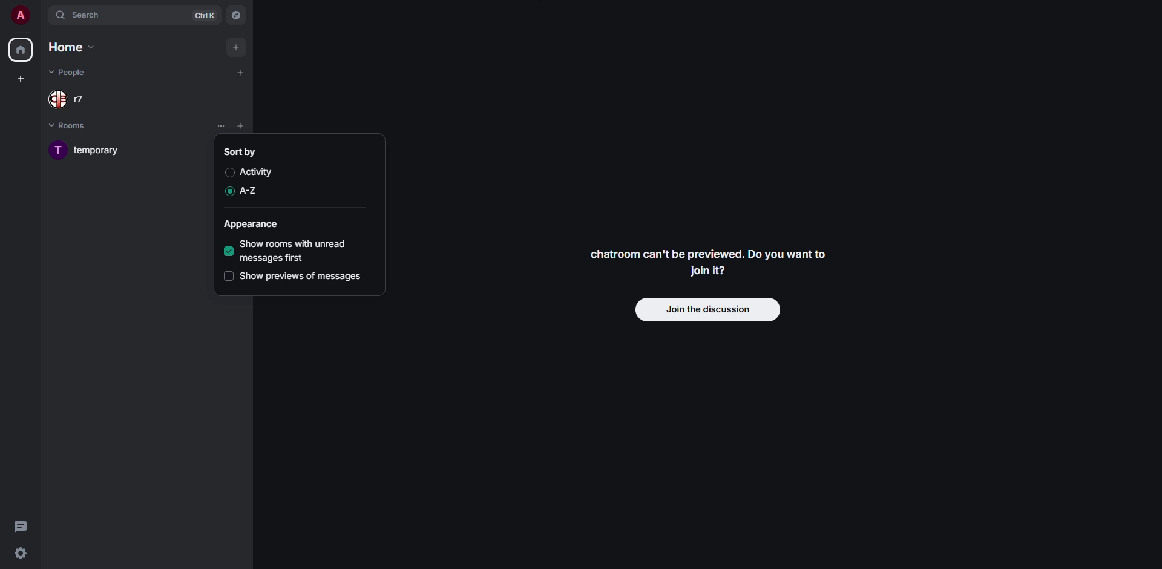  I want to click on enabled, so click(229, 251).